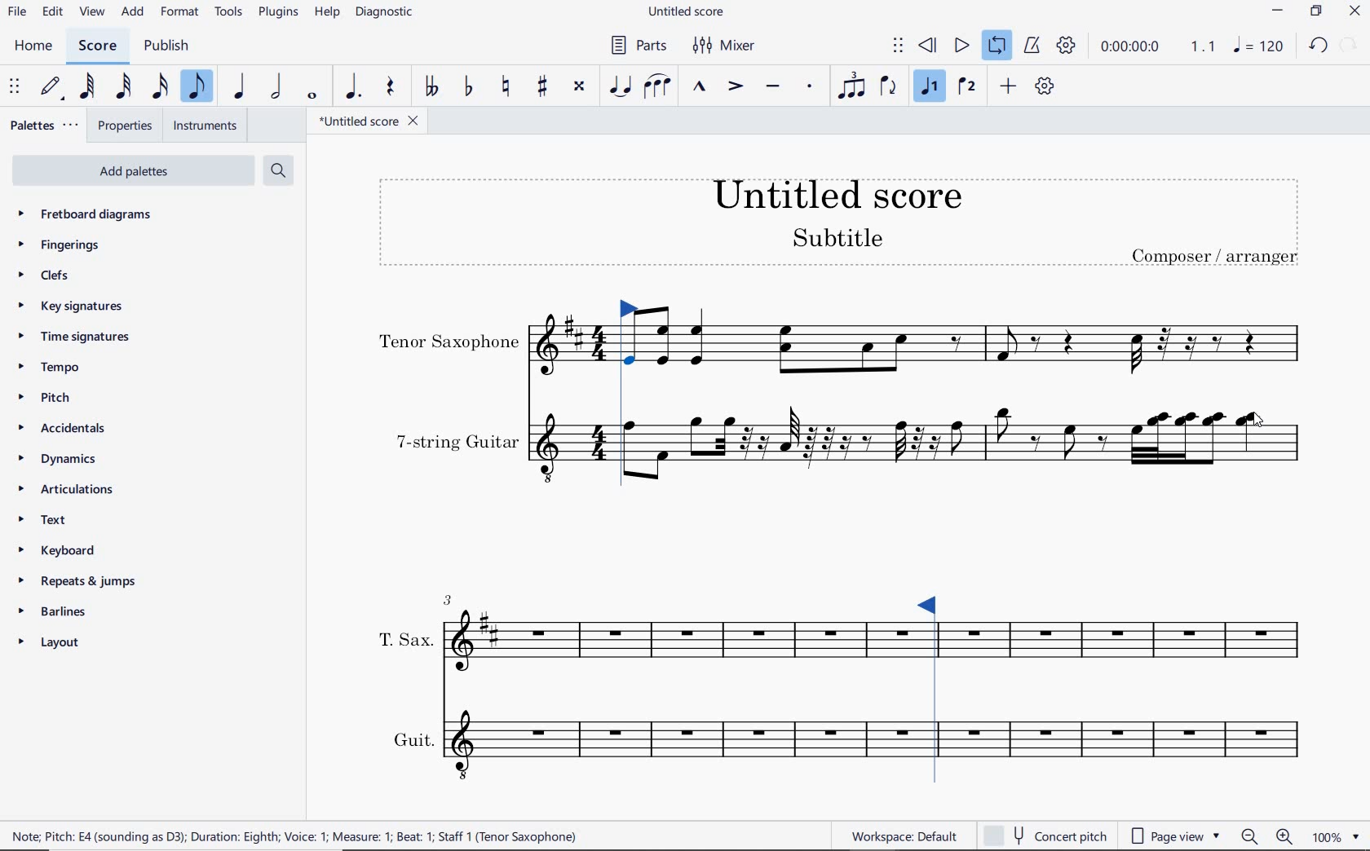 This screenshot has height=851, width=1370. What do you see at coordinates (1259, 46) in the screenshot?
I see `NOTE` at bounding box center [1259, 46].